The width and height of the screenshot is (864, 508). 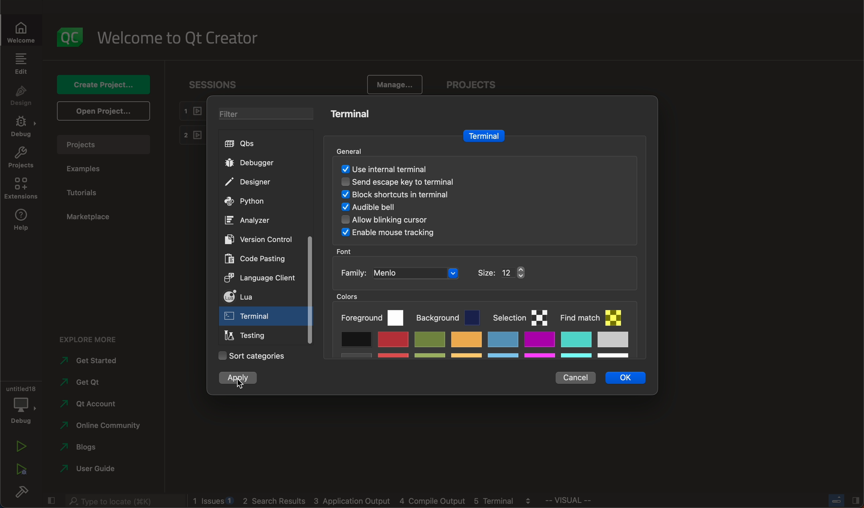 I want to click on terminal, so click(x=351, y=115).